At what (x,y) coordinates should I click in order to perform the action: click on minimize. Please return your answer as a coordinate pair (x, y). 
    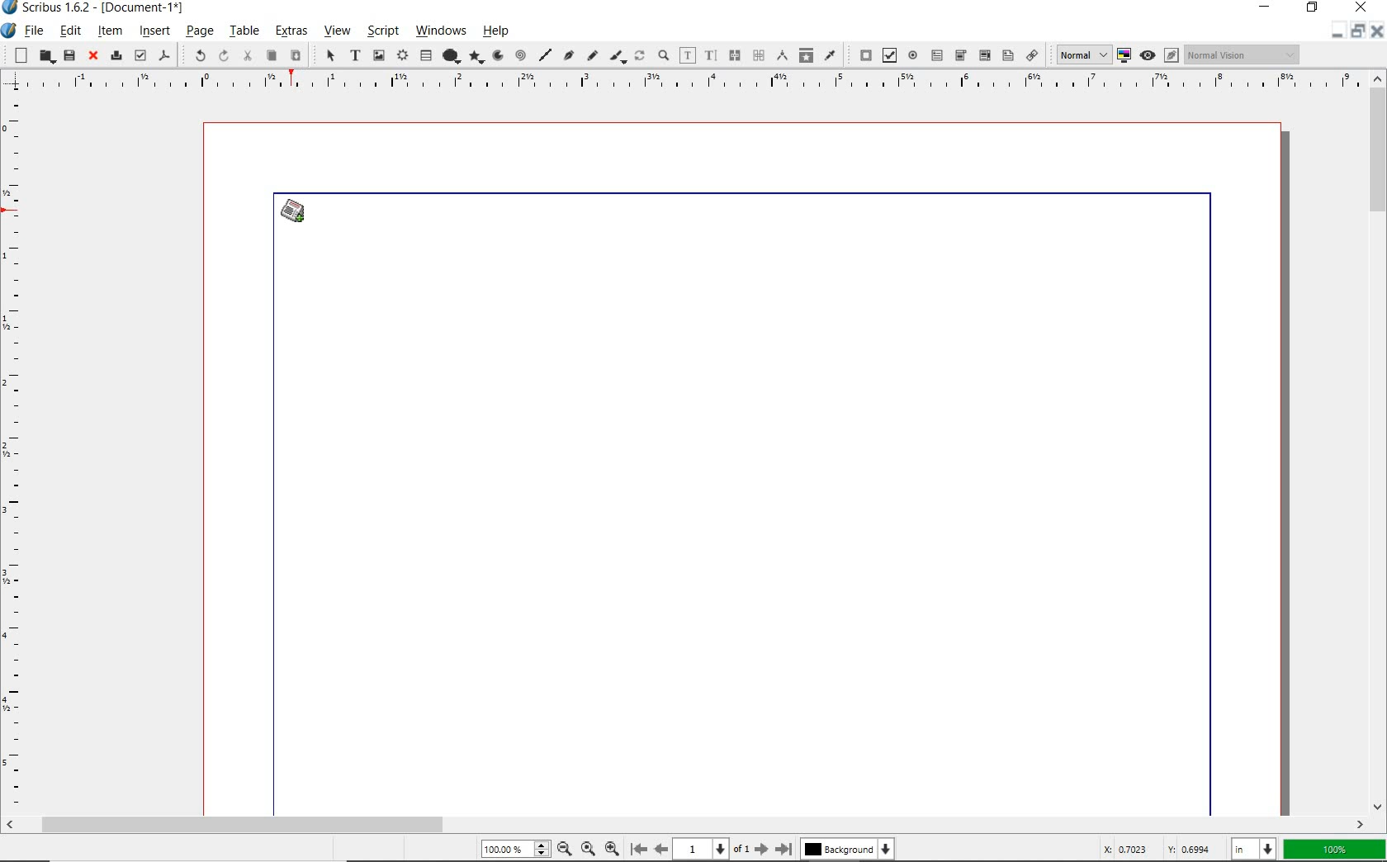
    Looking at the image, I should click on (1269, 7).